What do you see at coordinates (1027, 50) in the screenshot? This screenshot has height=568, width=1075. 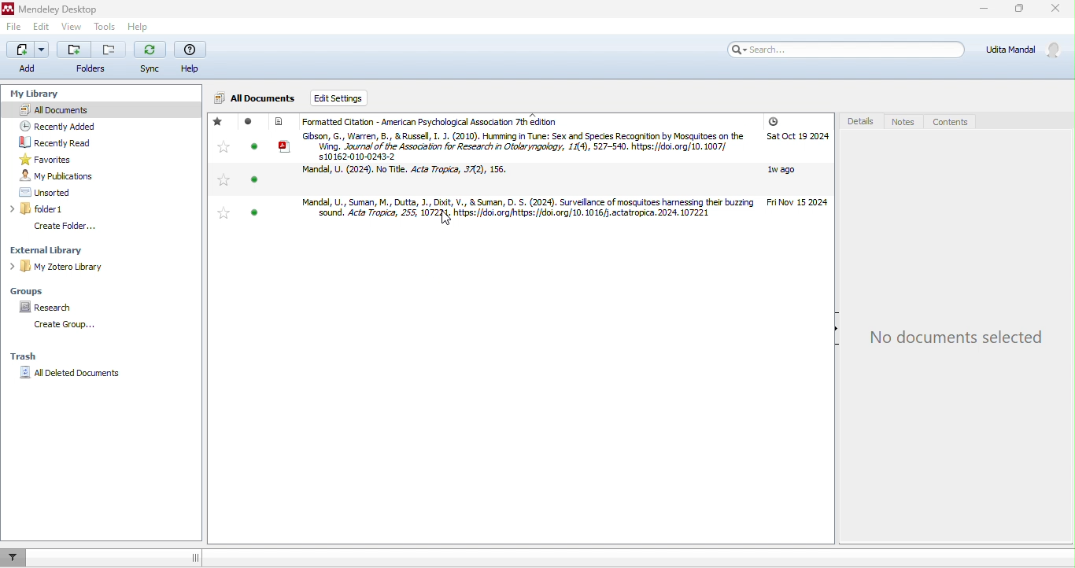 I see `Udita Mandal` at bounding box center [1027, 50].